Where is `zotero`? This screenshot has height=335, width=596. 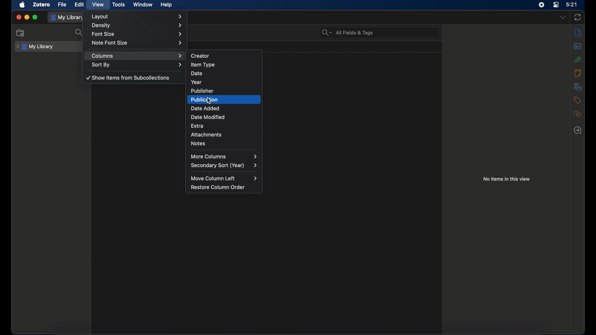
zotero is located at coordinates (42, 5).